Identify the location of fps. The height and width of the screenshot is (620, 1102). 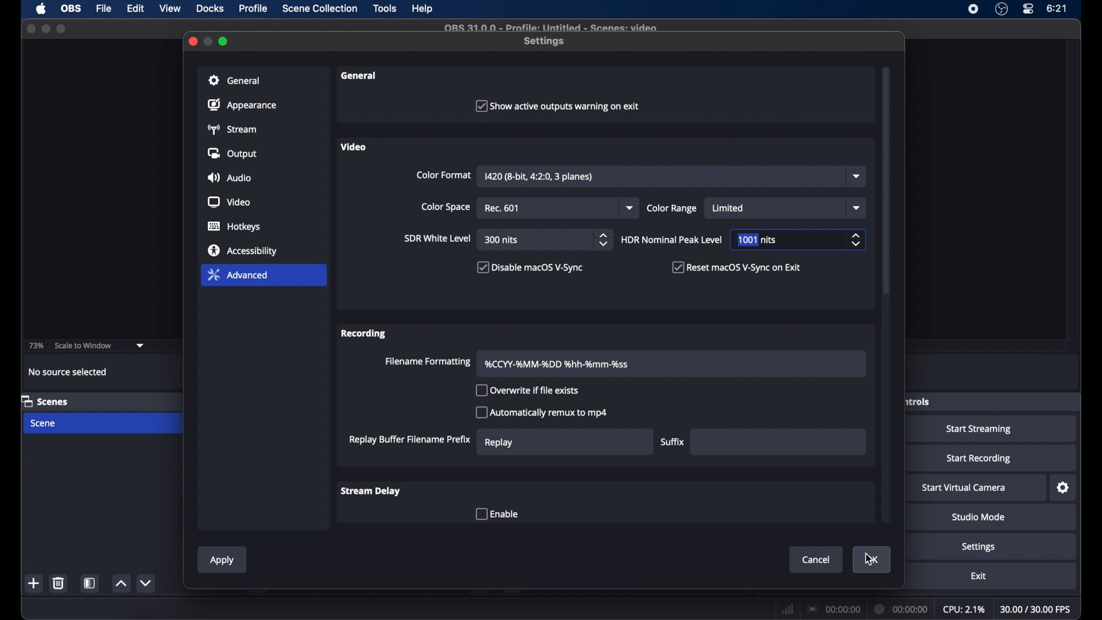
(1037, 610).